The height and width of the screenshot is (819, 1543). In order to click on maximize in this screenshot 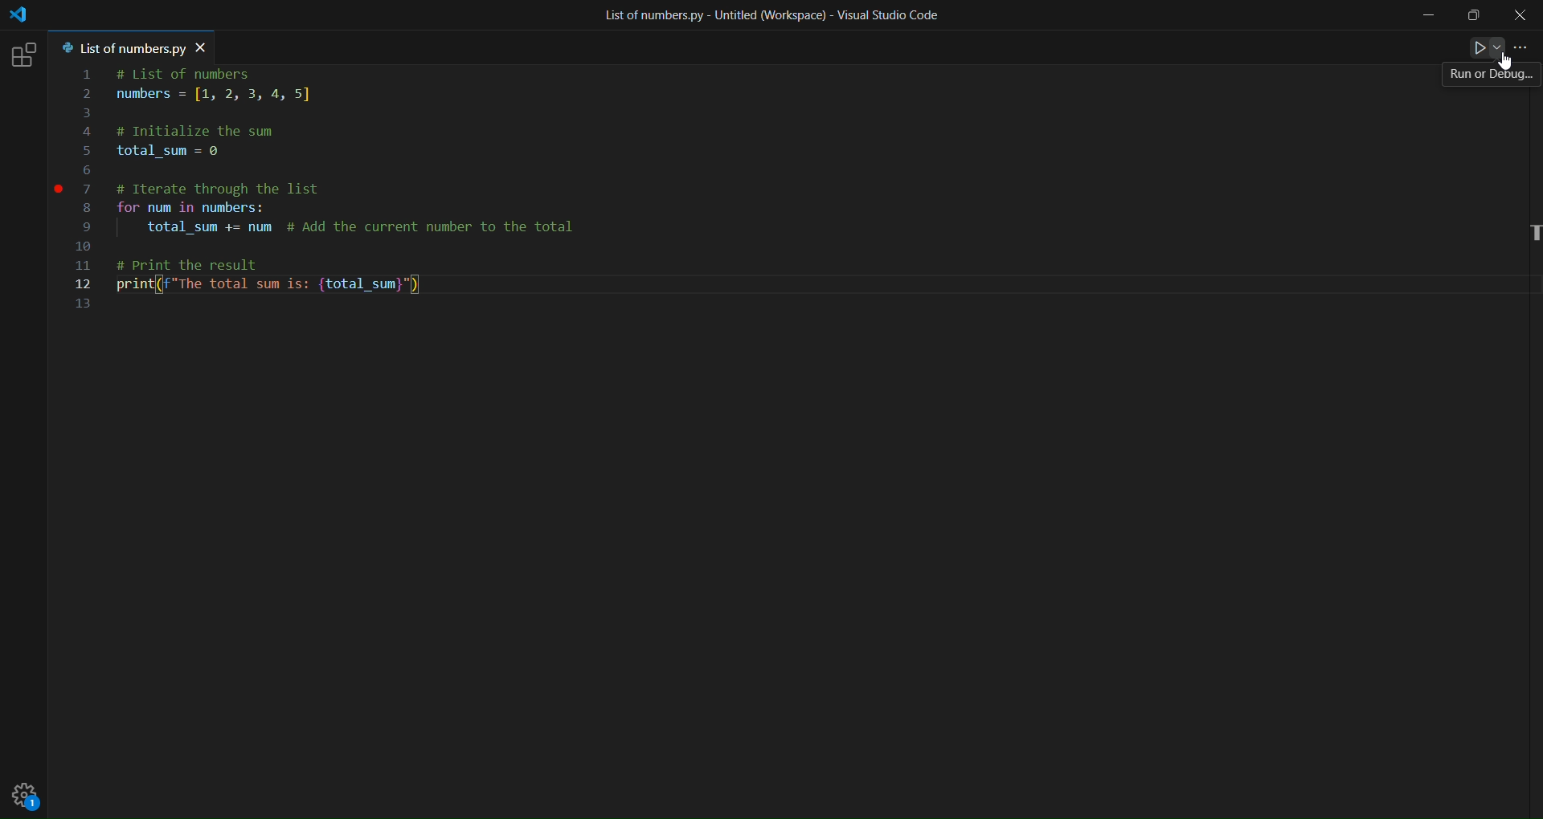, I will do `click(1471, 18)`.